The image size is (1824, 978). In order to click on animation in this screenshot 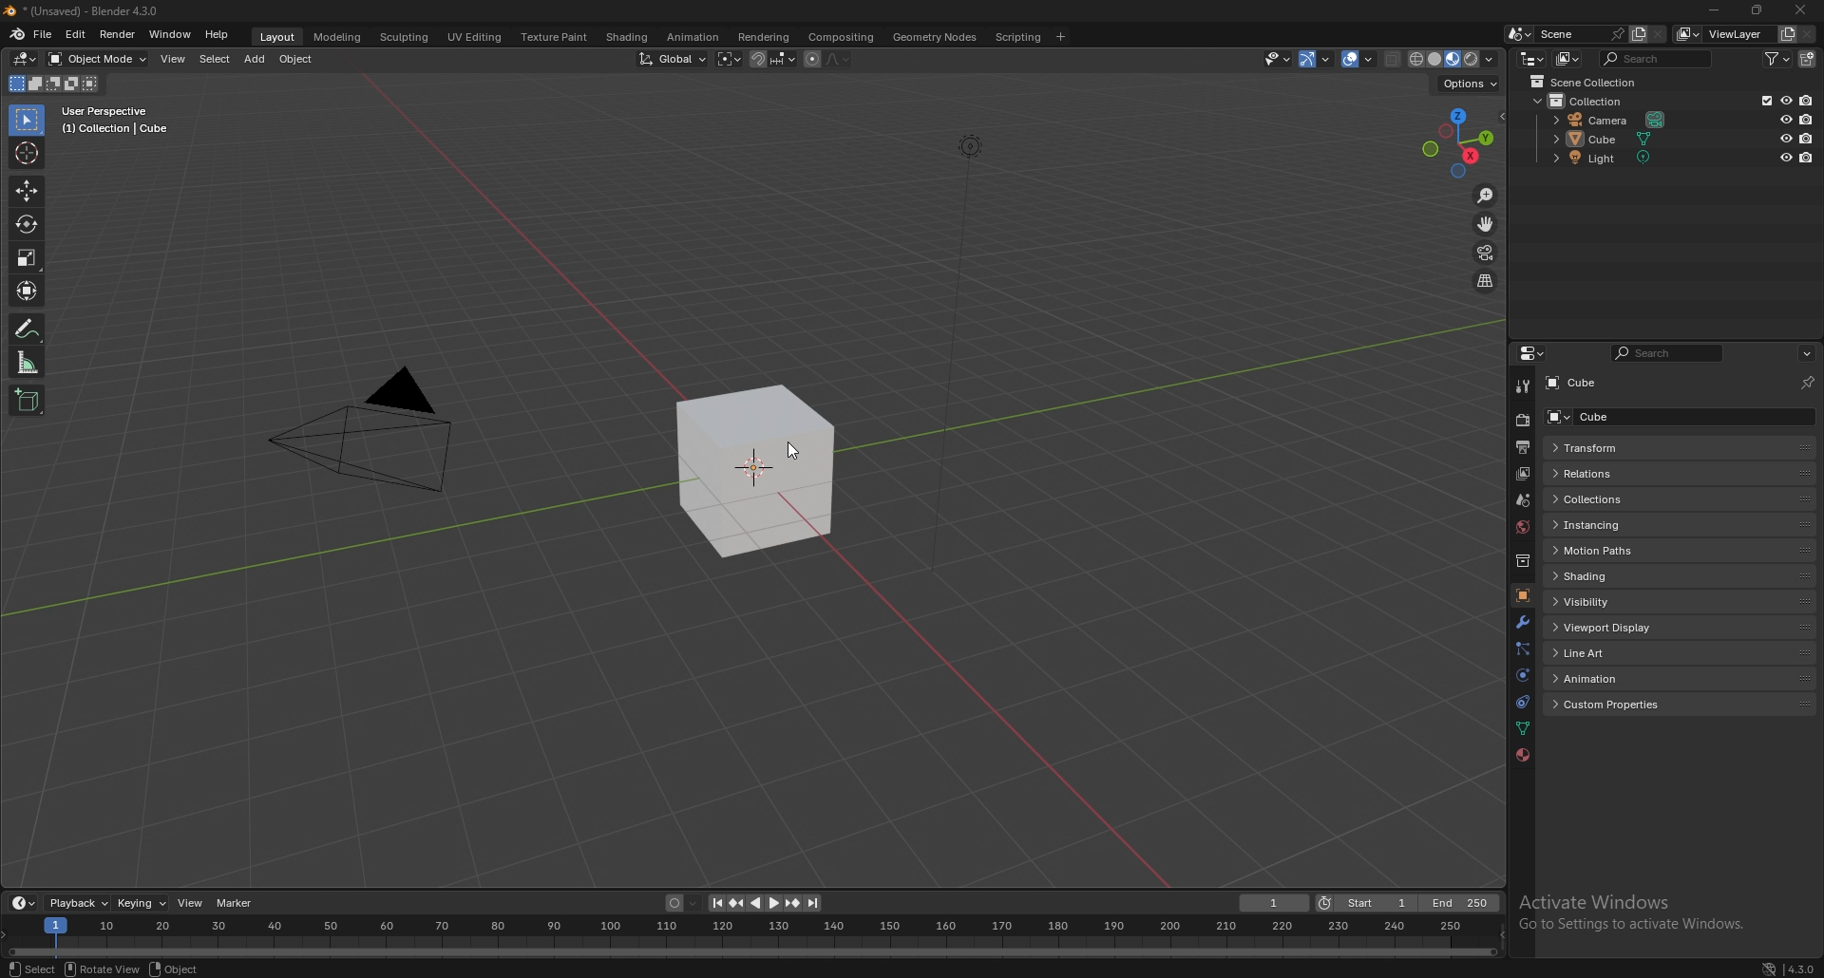, I will do `click(1614, 679)`.